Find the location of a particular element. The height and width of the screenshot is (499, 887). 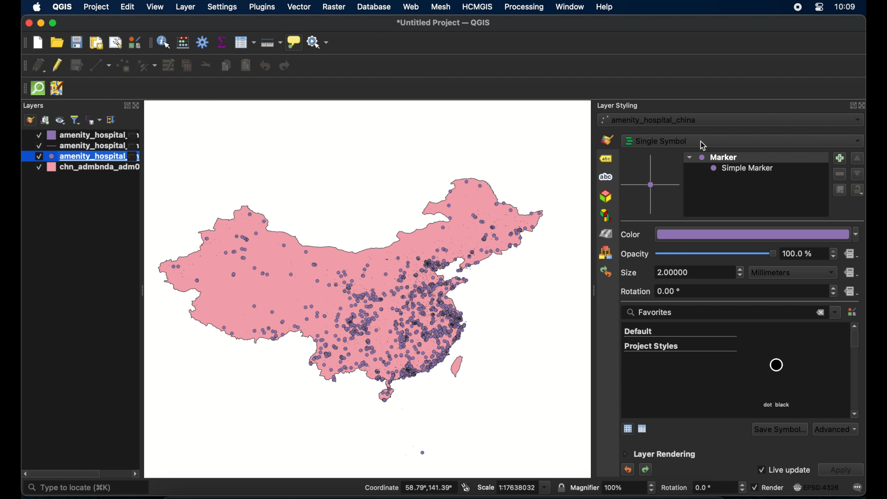

print layout is located at coordinates (97, 44).